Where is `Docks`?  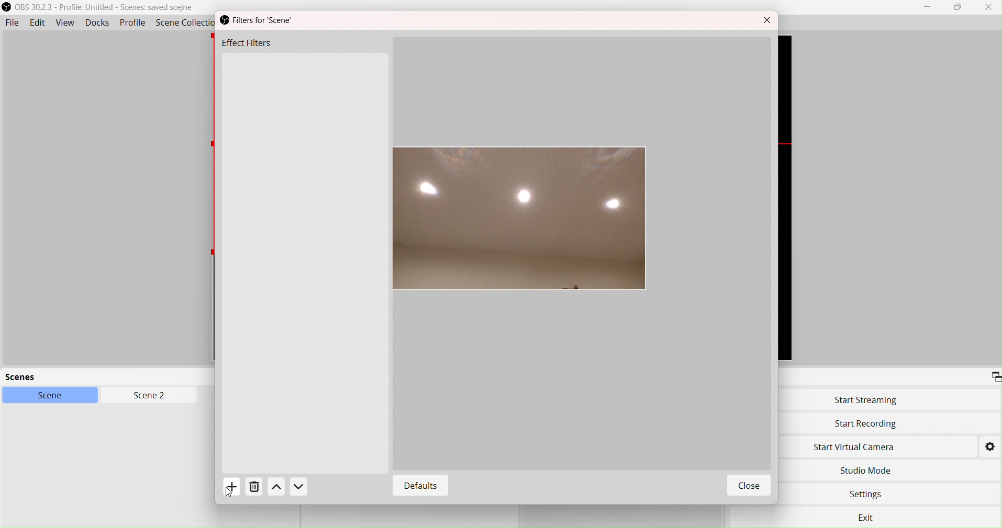
Docks is located at coordinates (100, 24).